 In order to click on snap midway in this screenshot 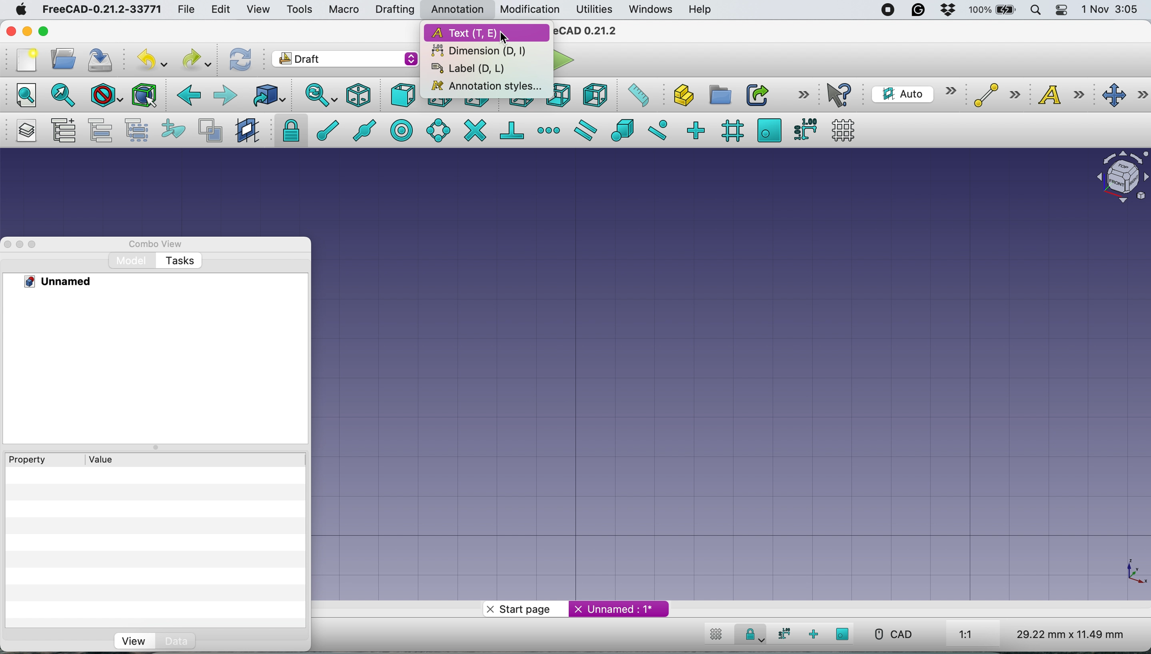, I will do `click(361, 131)`.